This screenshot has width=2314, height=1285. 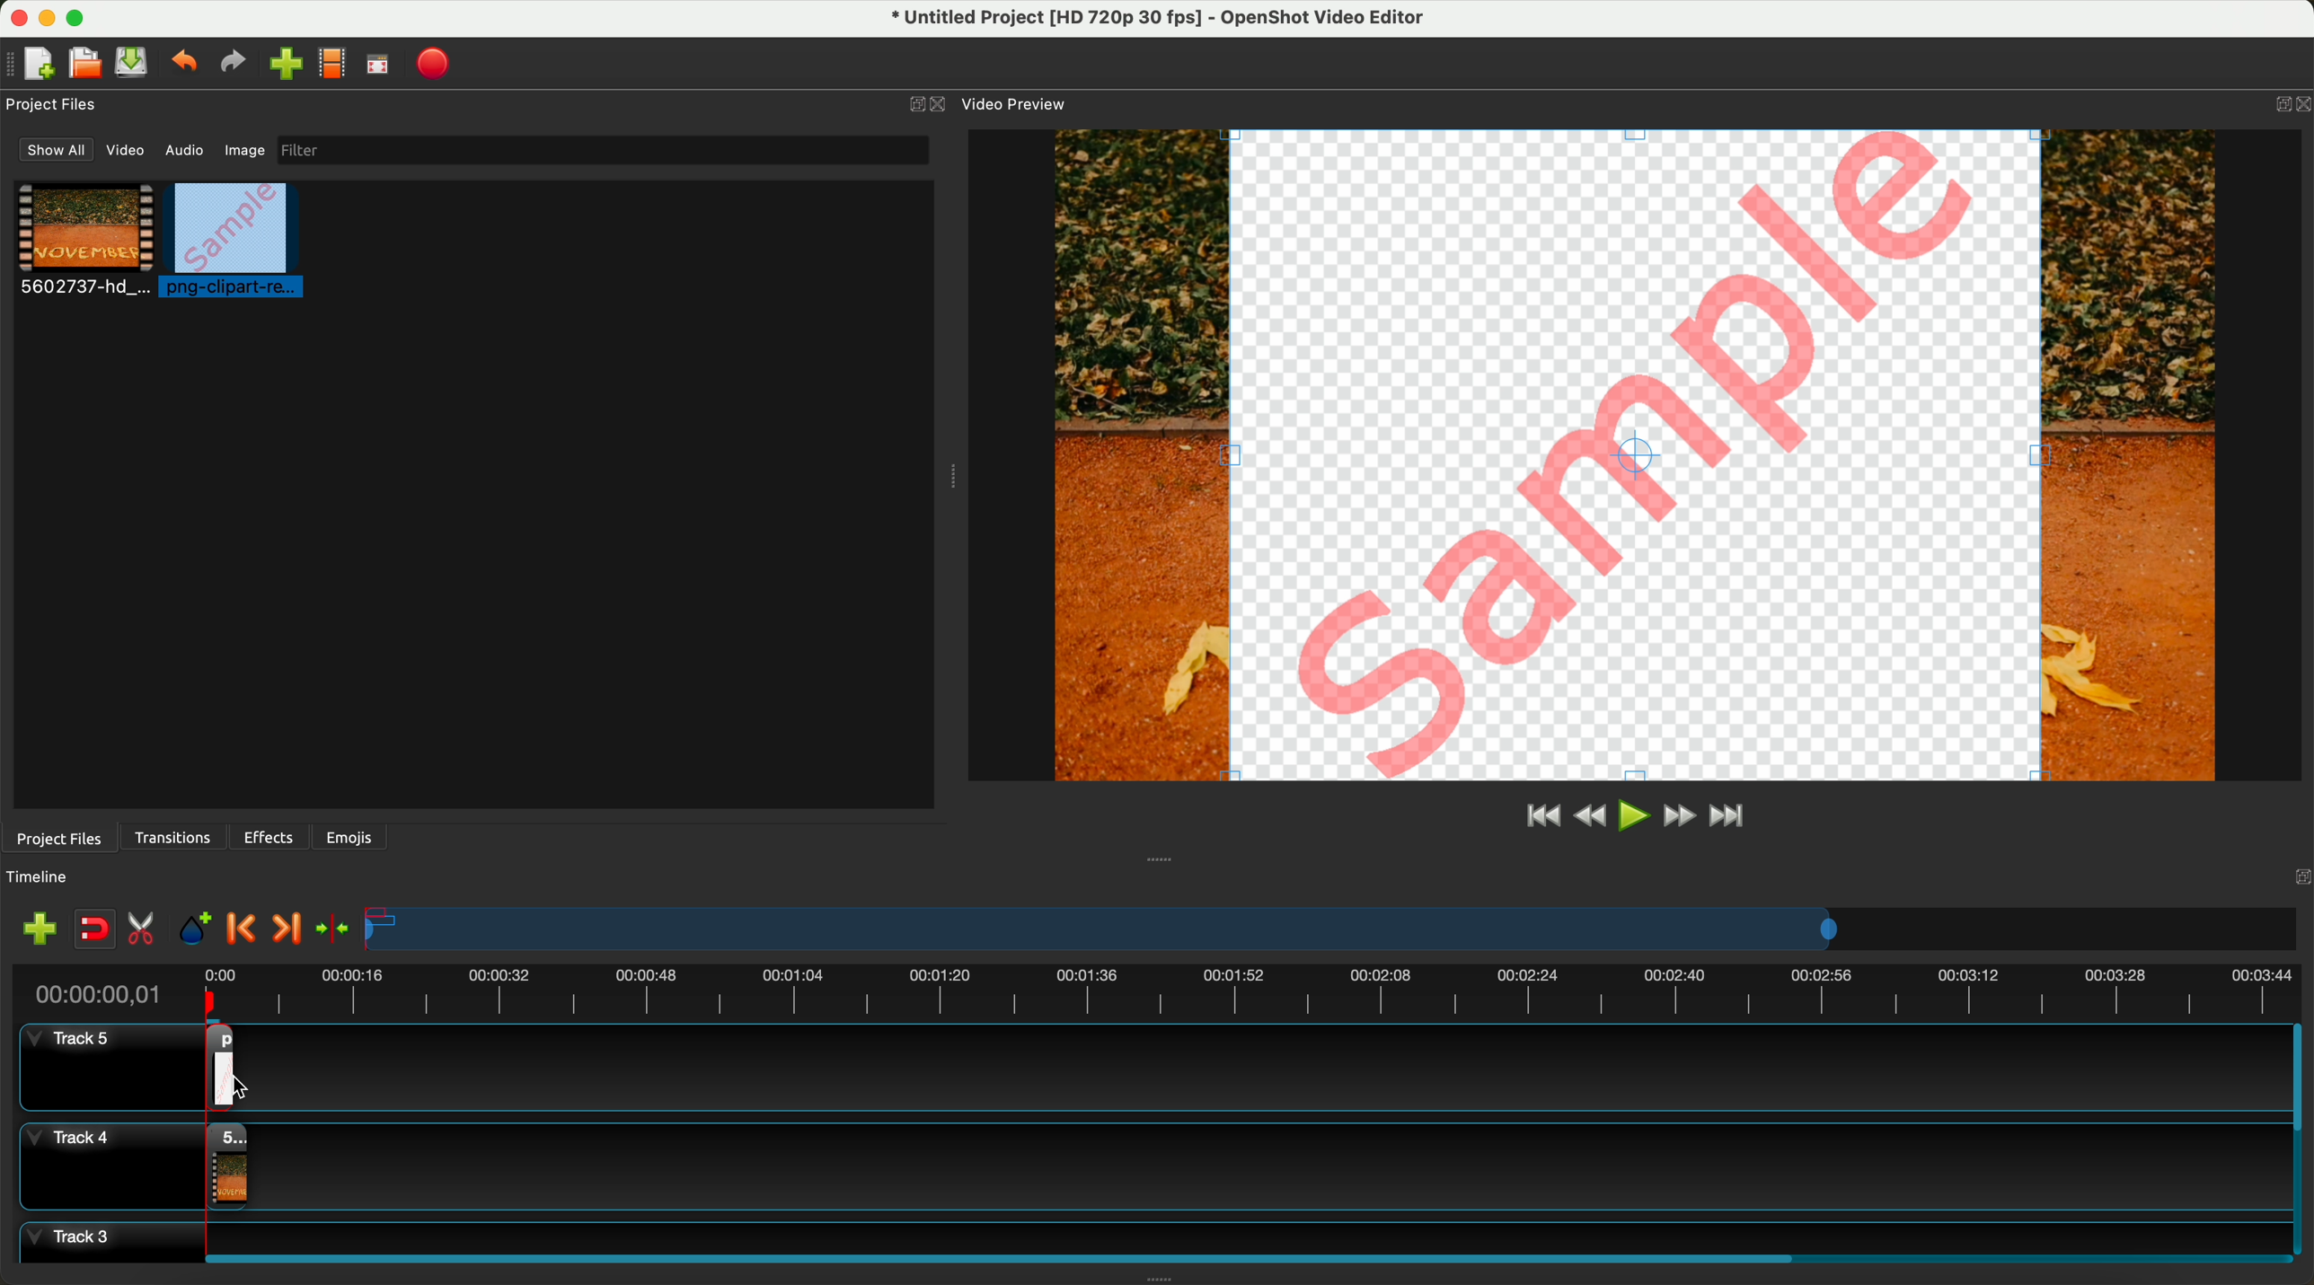 I want to click on play, so click(x=1634, y=814).